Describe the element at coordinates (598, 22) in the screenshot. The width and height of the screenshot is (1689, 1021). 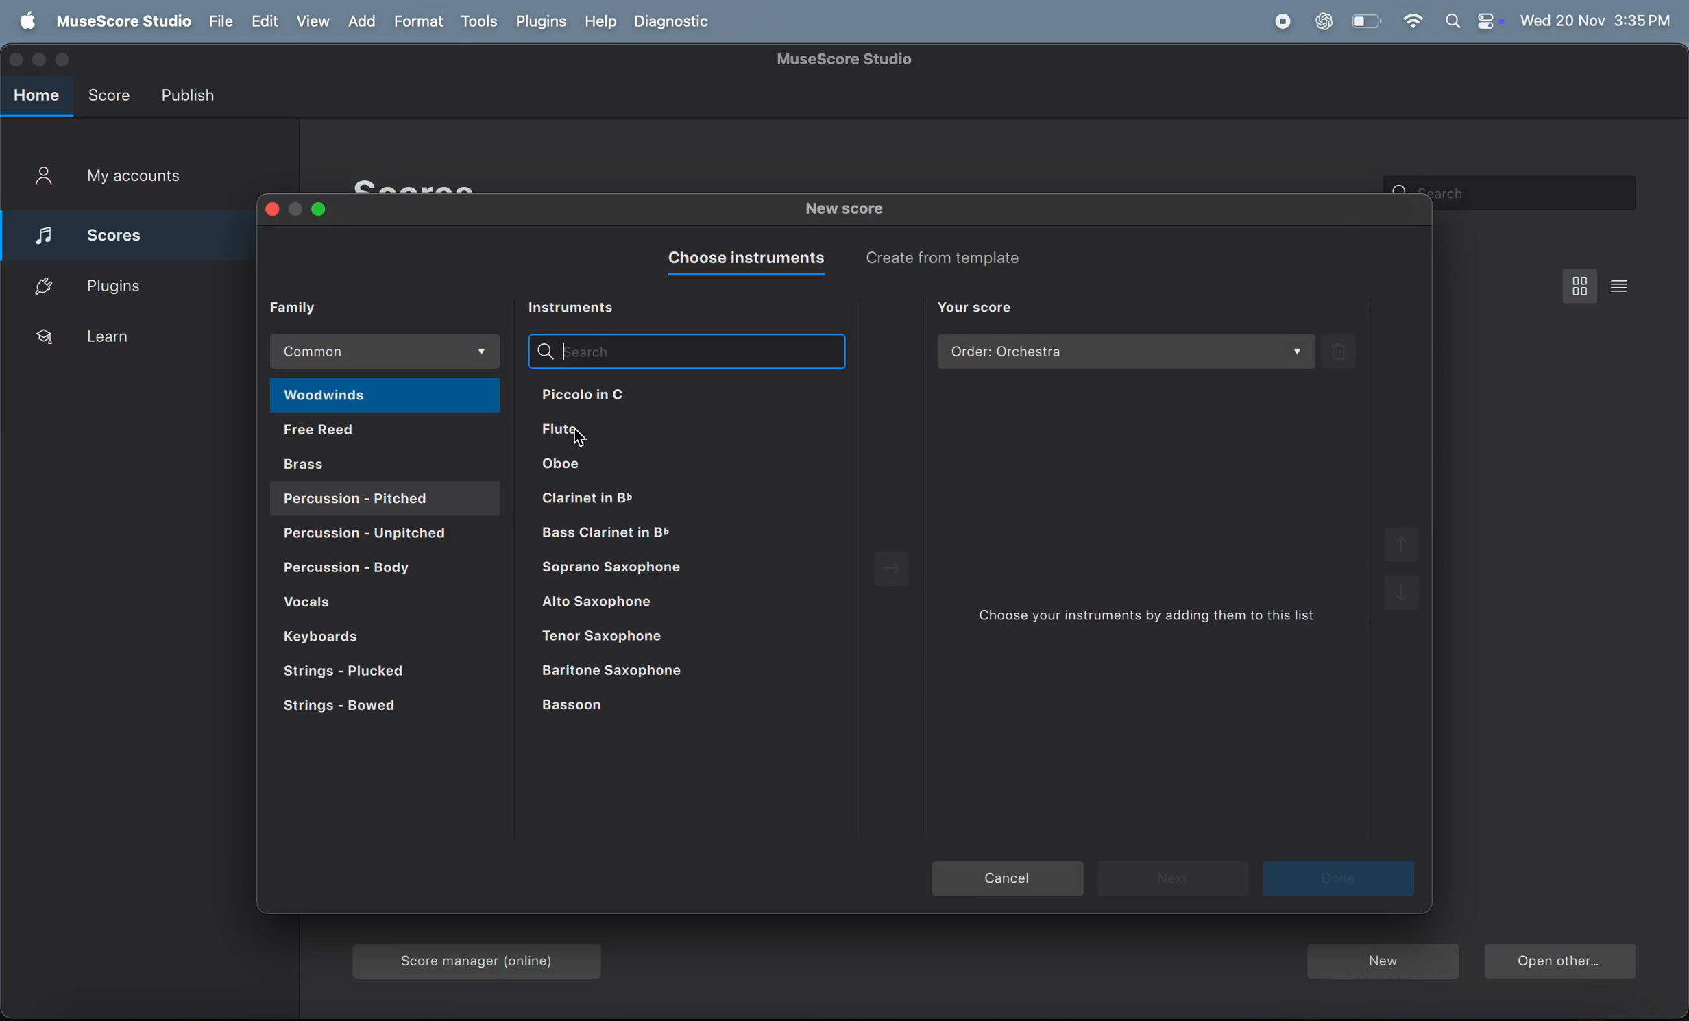
I see `help` at that location.